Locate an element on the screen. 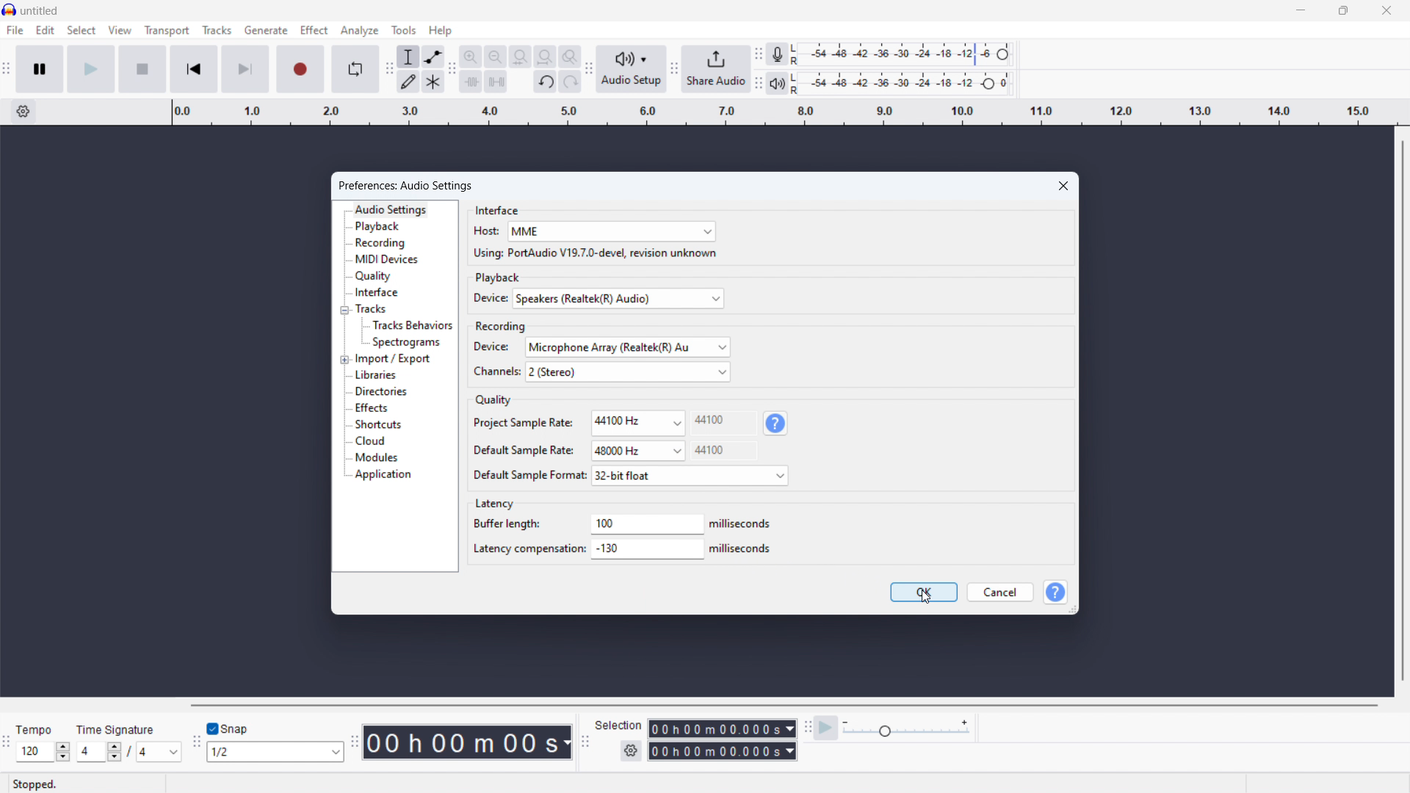  fit project to width is located at coordinates (544, 57).